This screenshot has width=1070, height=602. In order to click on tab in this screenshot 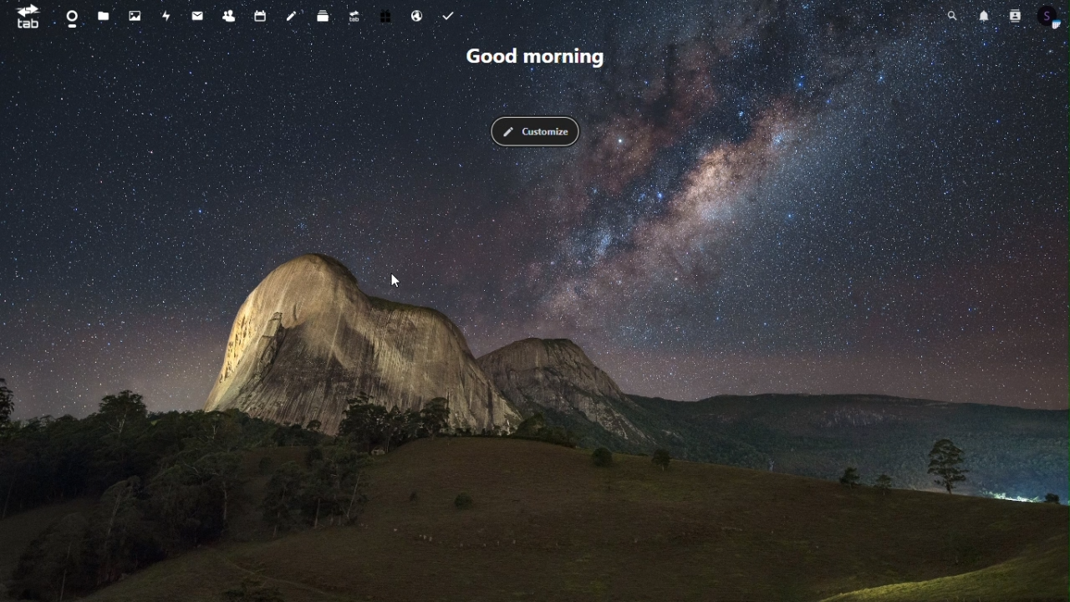, I will do `click(25, 17)`.